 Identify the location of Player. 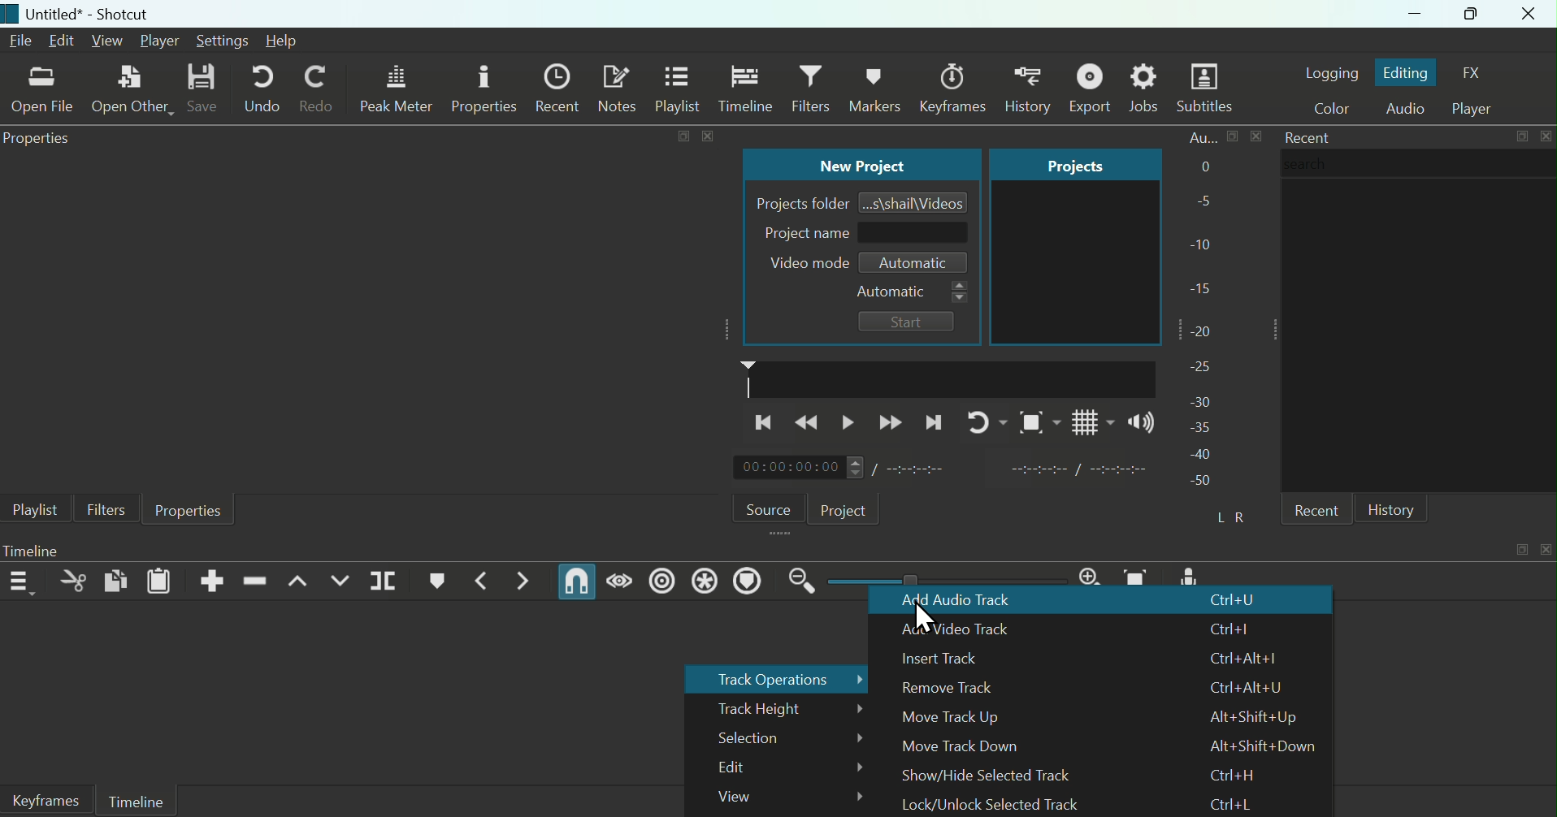
(1479, 106).